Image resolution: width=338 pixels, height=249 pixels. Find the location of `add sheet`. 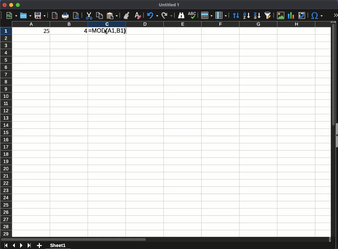

add sheet is located at coordinates (40, 245).